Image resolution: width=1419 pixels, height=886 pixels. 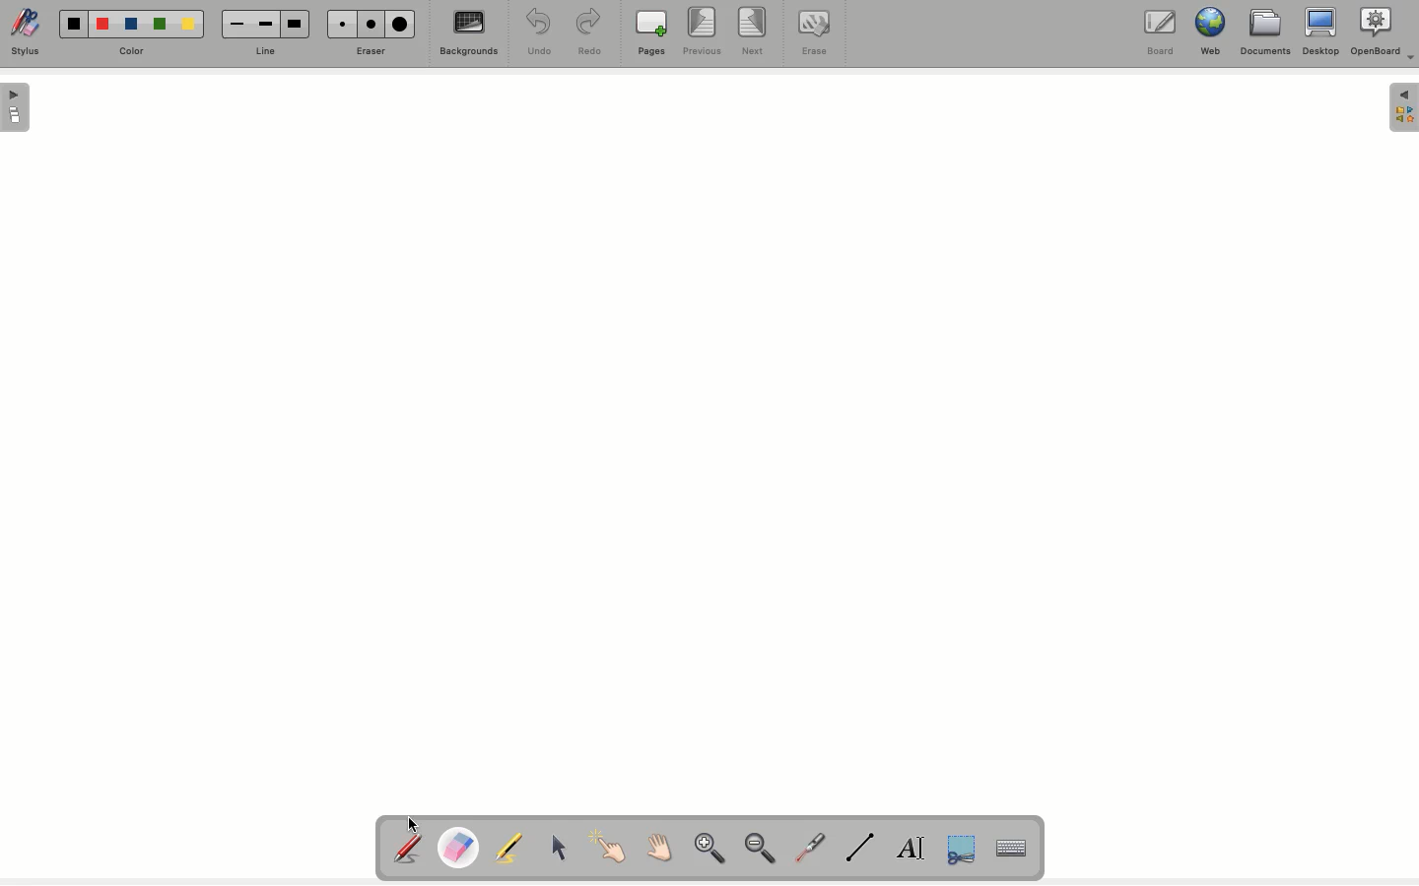 What do you see at coordinates (1385, 33) in the screenshot?
I see `OpenBoard` at bounding box center [1385, 33].